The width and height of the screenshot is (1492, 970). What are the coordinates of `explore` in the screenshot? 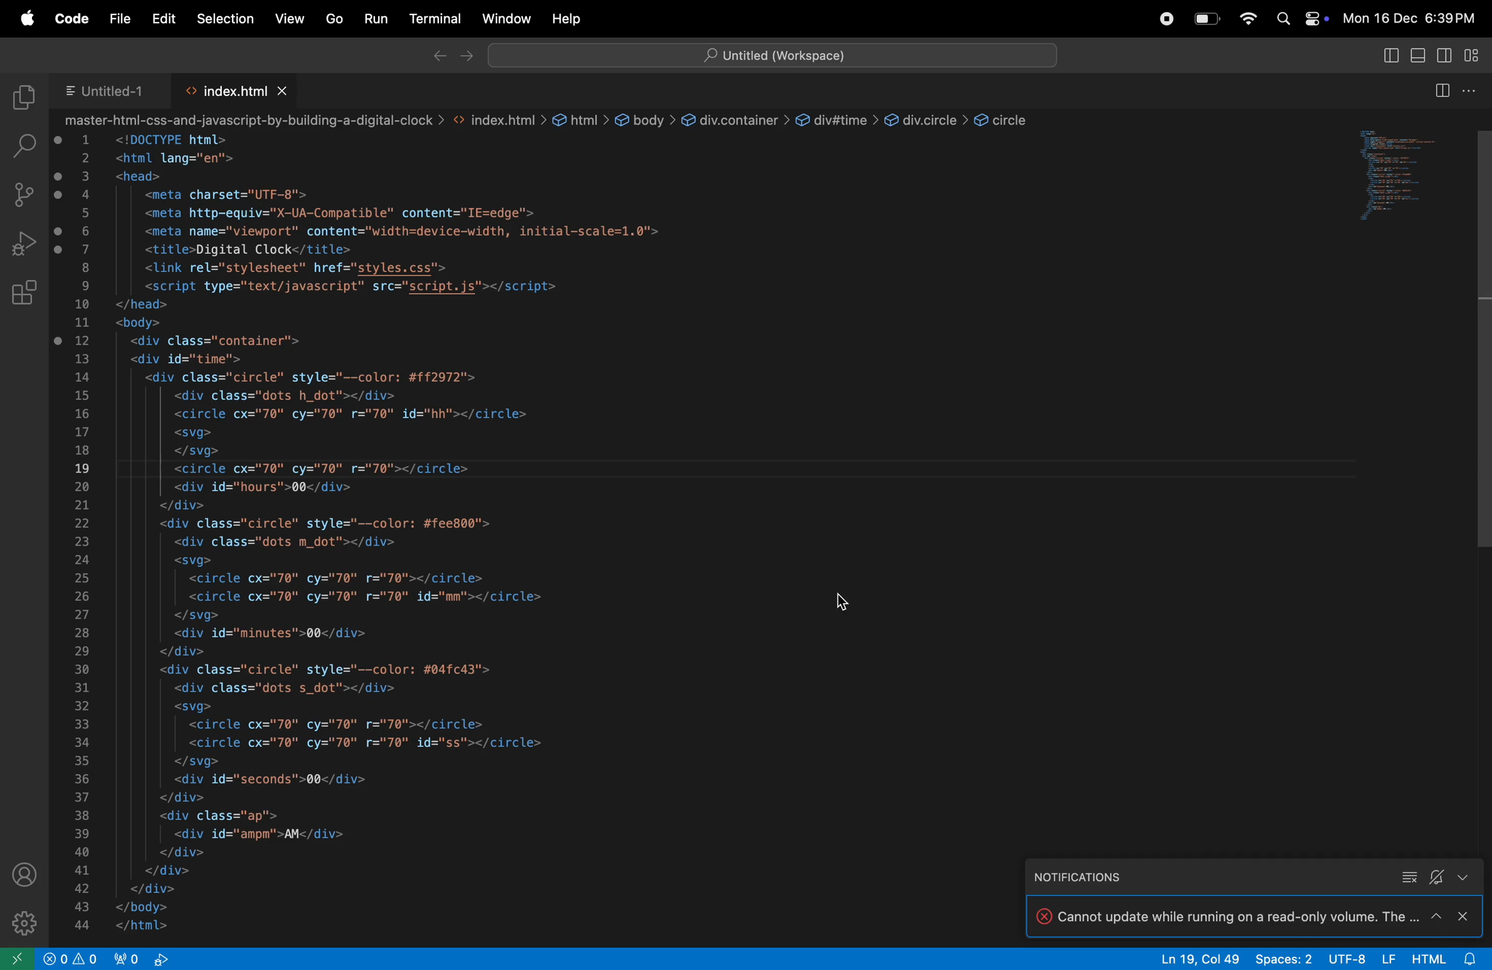 It's located at (22, 98).